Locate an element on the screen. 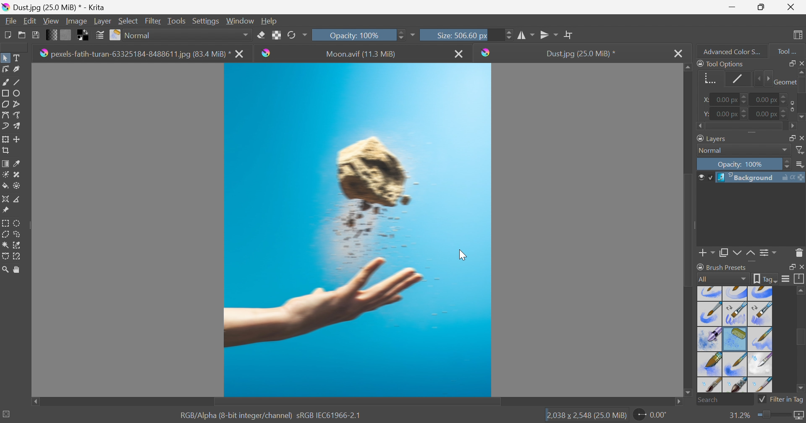 Image resolution: width=806 pixels, height=423 pixels. Edit brush preset is located at coordinates (99, 35).